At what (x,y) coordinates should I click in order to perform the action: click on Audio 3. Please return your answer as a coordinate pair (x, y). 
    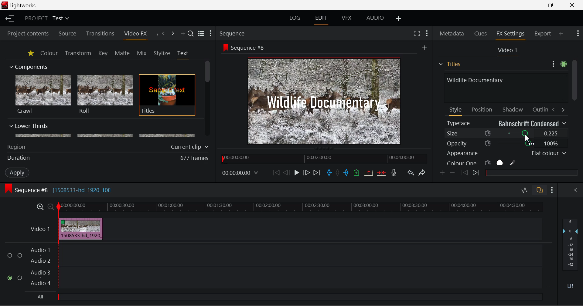
    Looking at the image, I should click on (40, 272).